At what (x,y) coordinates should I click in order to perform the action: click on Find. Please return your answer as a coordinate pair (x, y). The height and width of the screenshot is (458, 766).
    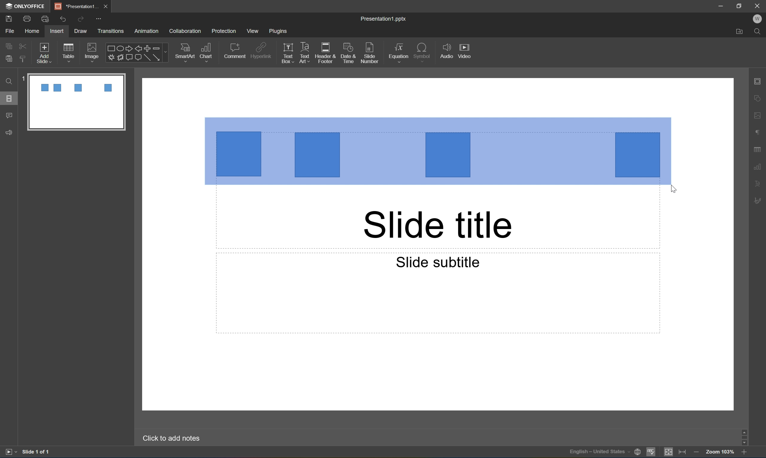
    Looking at the image, I should click on (9, 82).